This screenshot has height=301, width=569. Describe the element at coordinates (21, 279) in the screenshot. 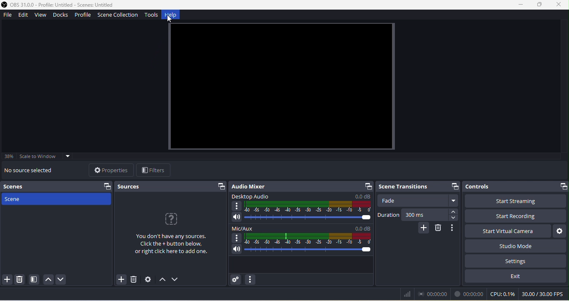

I see `remove selected scene` at that location.